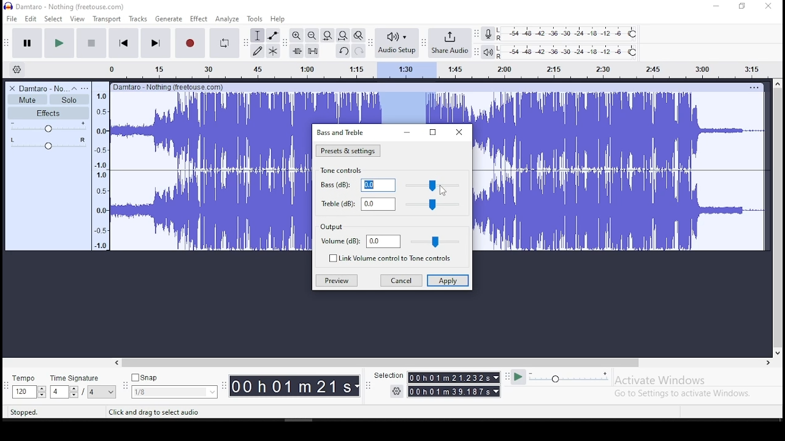 Image resolution: width=785 pixels, height=441 pixels. What do you see at coordinates (58, 392) in the screenshot?
I see `4` at bounding box center [58, 392].